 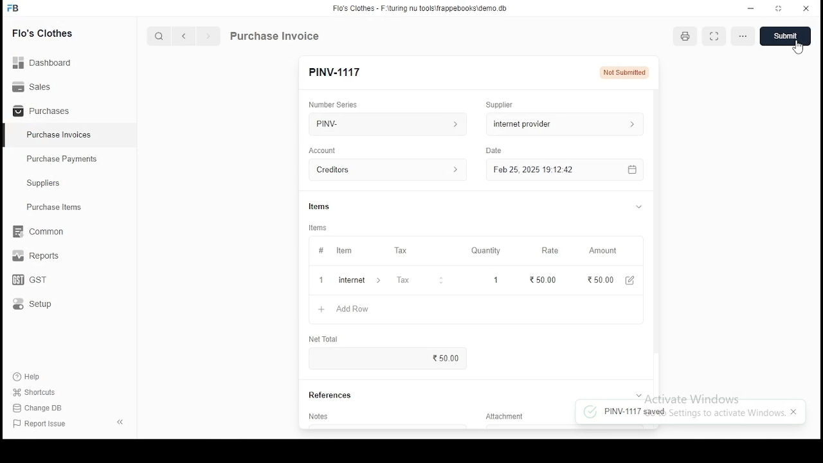 I want to click on notes, so click(x=320, y=416).